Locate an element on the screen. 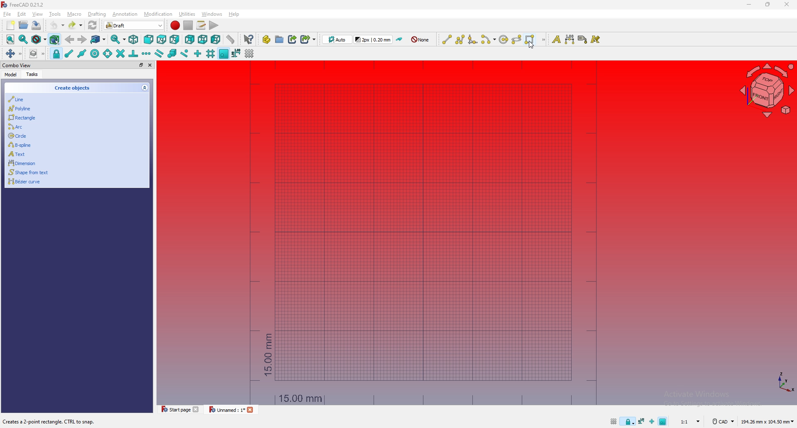 The height and width of the screenshot is (428, 797). model is located at coordinates (12, 74).